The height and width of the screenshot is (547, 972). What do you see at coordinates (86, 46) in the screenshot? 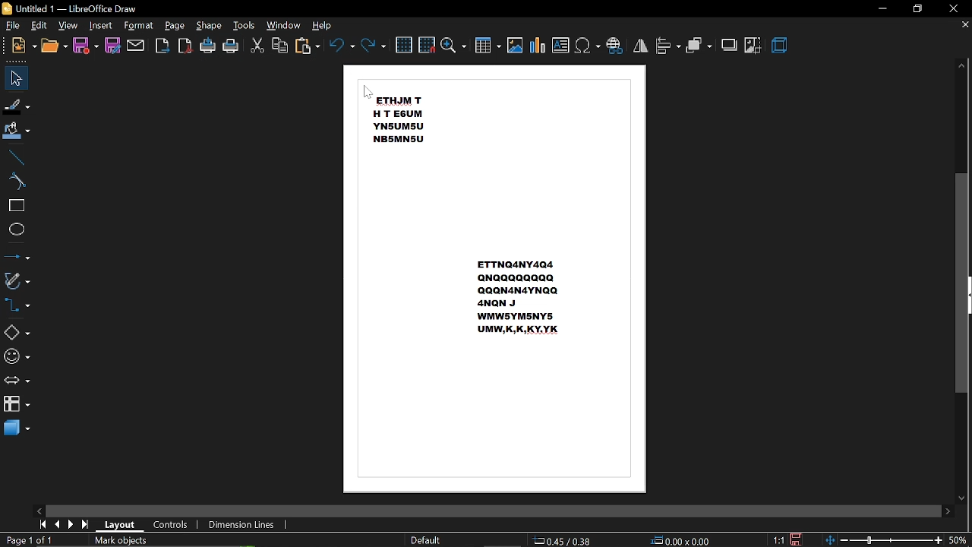
I see `save ` at bounding box center [86, 46].